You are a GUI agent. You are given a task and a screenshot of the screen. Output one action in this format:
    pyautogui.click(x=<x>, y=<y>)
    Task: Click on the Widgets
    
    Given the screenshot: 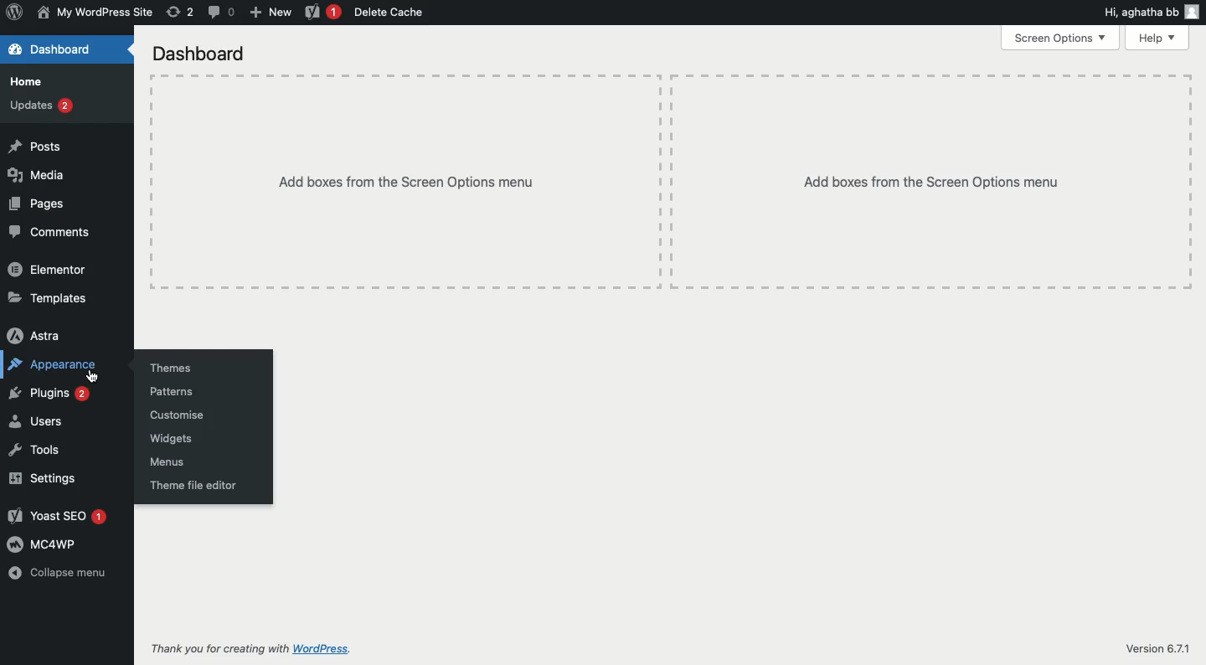 What is the action you would take?
    pyautogui.click(x=172, y=440)
    